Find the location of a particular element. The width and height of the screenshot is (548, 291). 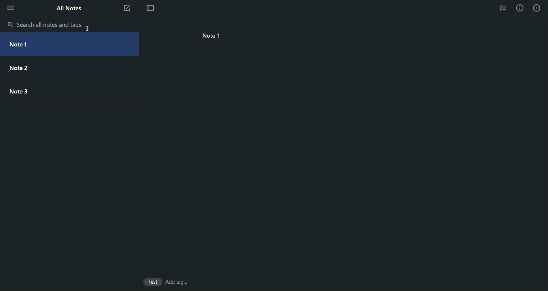

note 1 is located at coordinates (210, 36).